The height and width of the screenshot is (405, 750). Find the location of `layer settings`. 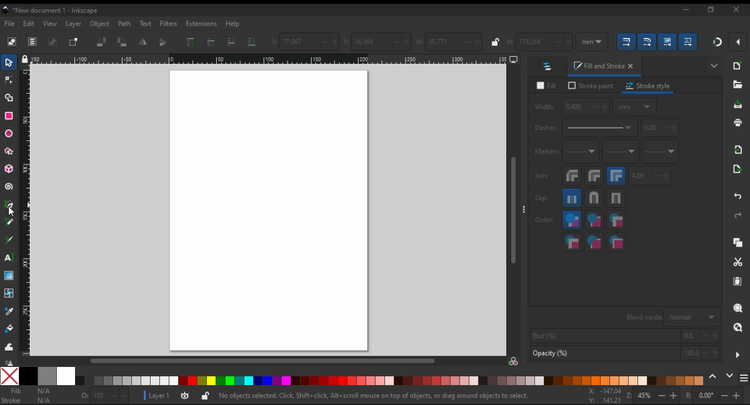

layer settings is located at coordinates (176, 396).